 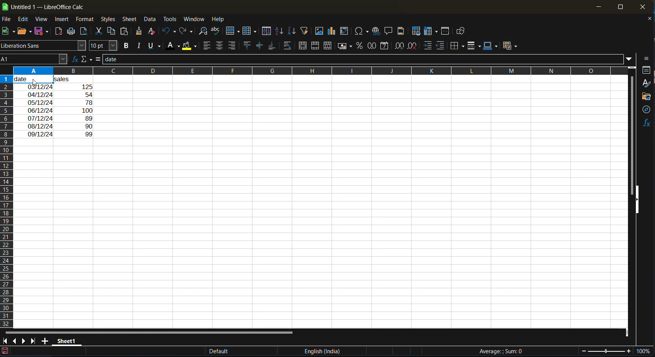 What do you see at coordinates (88, 80) in the screenshot?
I see `sales` at bounding box center [88, 80].